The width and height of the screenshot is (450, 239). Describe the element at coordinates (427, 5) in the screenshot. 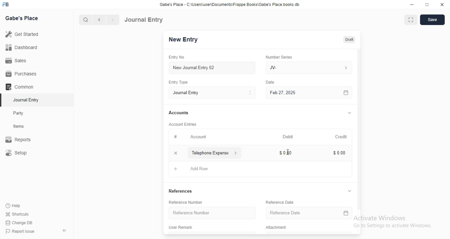

I see `Full screen` at that location.